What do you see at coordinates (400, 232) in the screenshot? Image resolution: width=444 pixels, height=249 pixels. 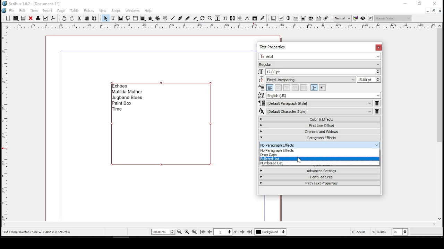 I see `units` at bounding box center [400, 232].